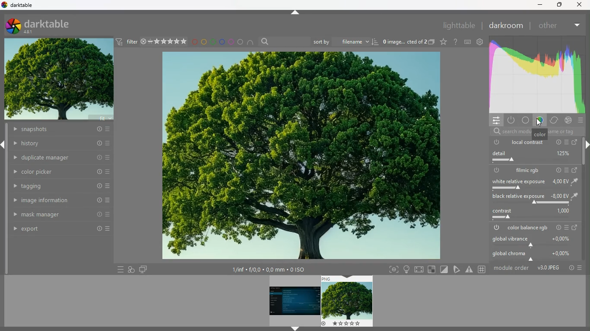 Image resolution: width=590 pixels, height=331 pixels. I want to click on darktable, so click(20, 6).